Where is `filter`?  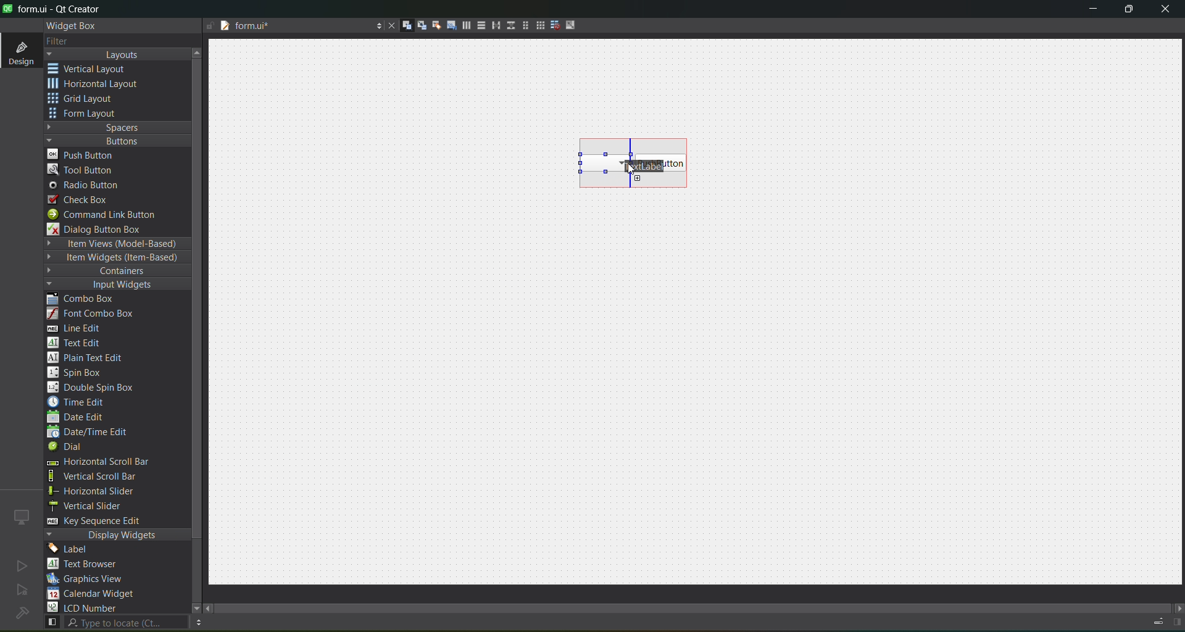
filter is located at coordinates (67, 42).